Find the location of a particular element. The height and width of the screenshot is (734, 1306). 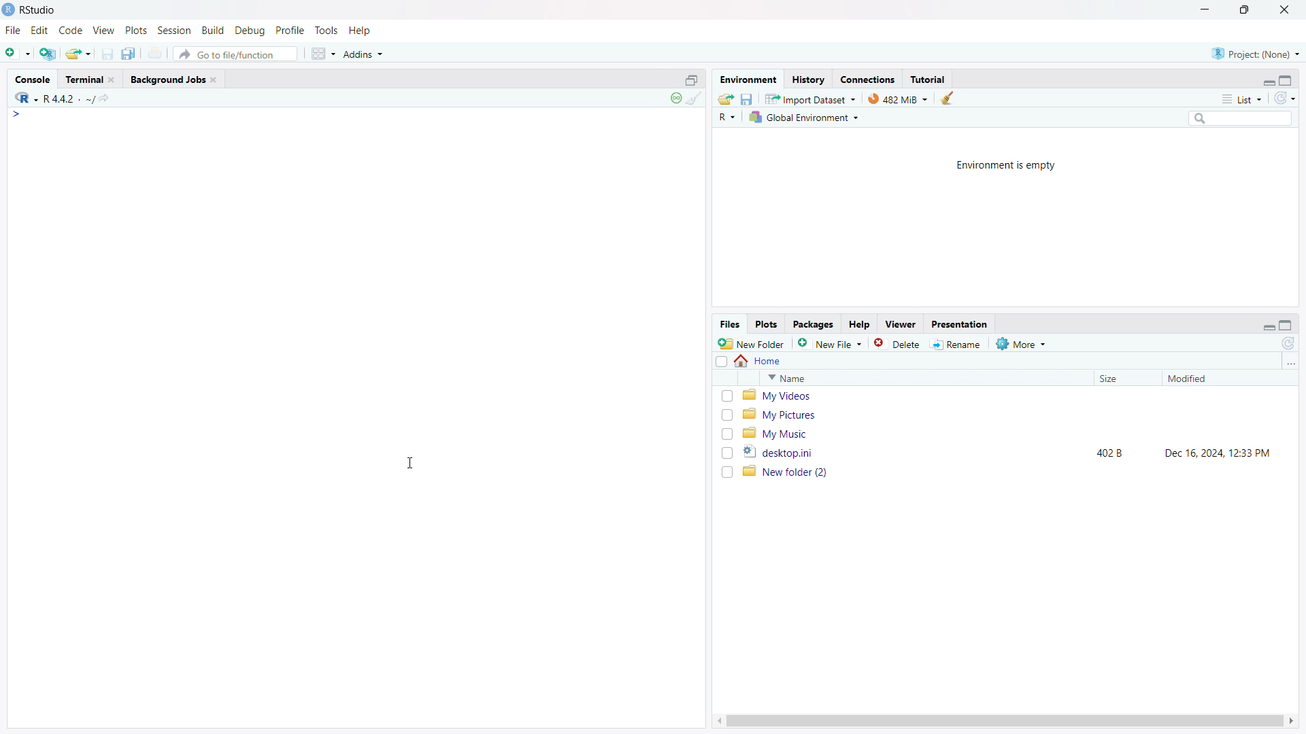

close is located at coordinates (1285, 10).